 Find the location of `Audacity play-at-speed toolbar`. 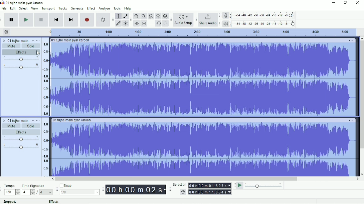

Audacity play-at-speed toolbar is located at coordinates (234, 185).